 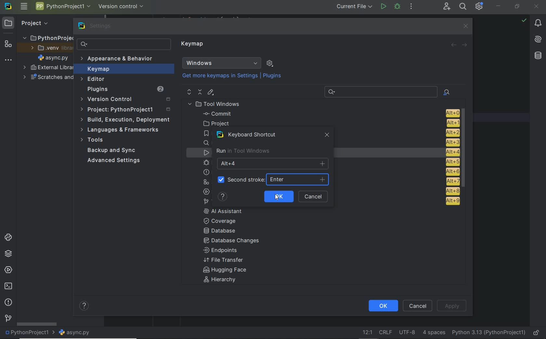 What do you see at coordinates (243, 151) in the screenshot?
I see `Run in Tool Windows` at bounding box center [243, 151].